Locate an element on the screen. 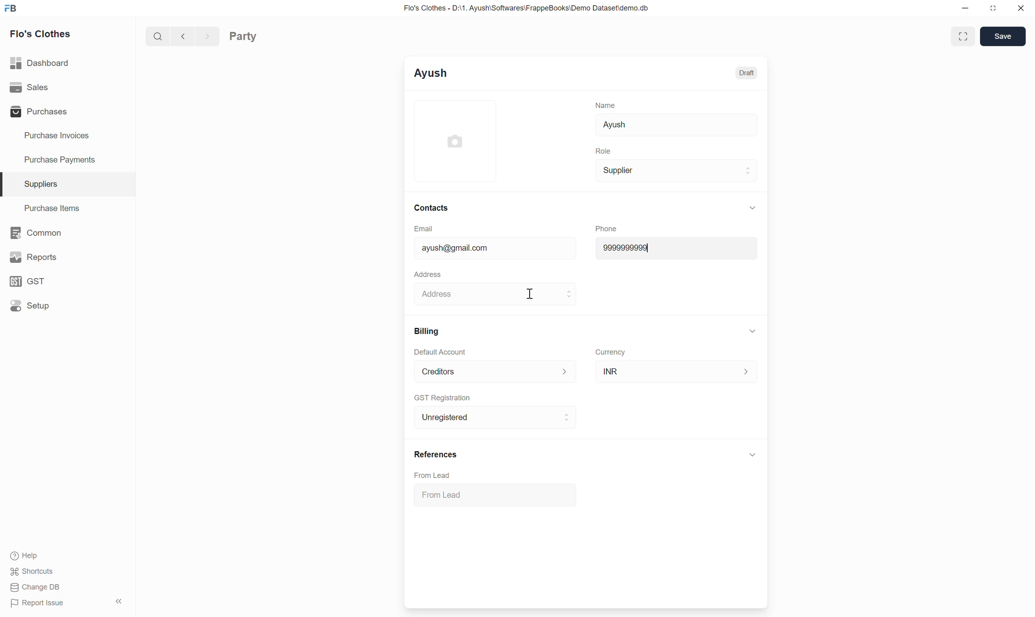  9999999999 is located at coordinates (676, 248).